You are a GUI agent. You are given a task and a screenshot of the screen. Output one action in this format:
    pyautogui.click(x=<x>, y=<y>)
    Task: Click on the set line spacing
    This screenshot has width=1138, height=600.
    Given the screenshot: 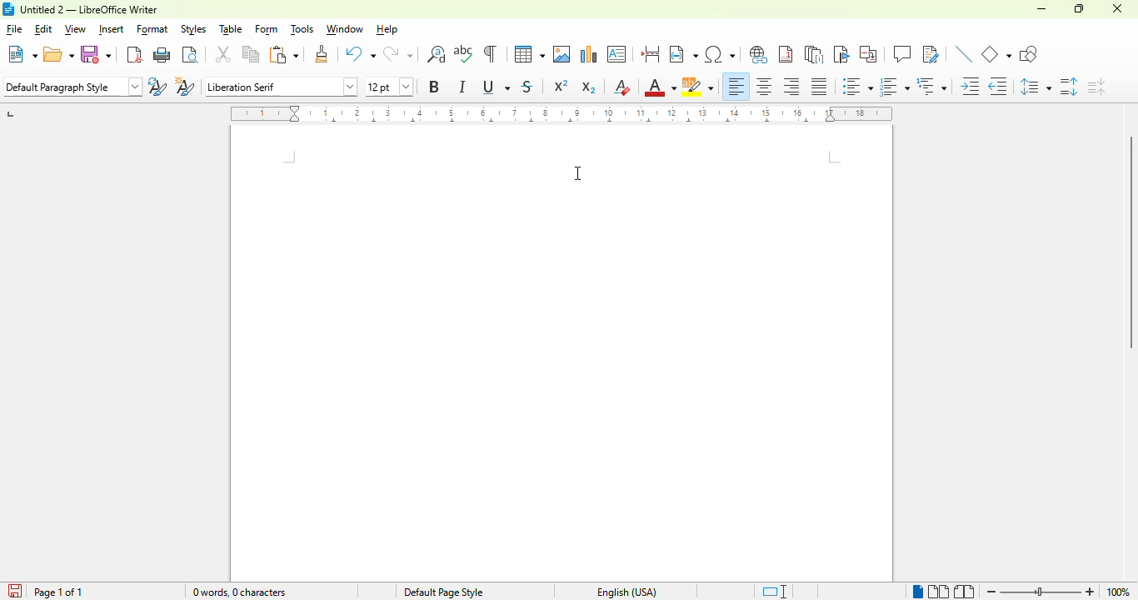 What is the action you would take?
    pyautogui.click(x=1036, y=86)
    